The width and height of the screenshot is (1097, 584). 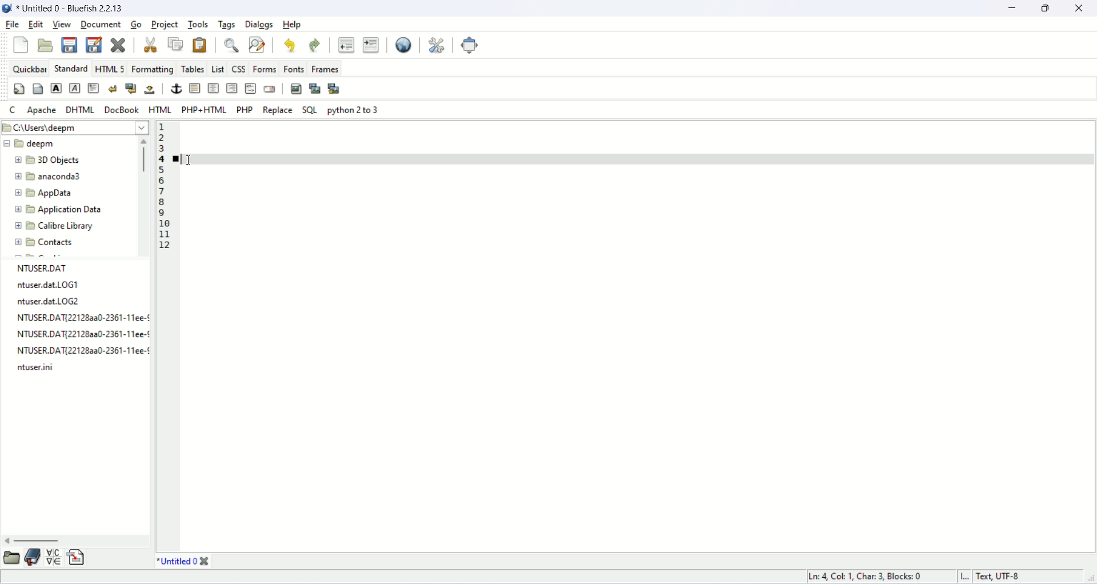 What do you see at coordinates (403, 45) in the screenshot?
I see `preview in browser` at bounding box center [403, 45].